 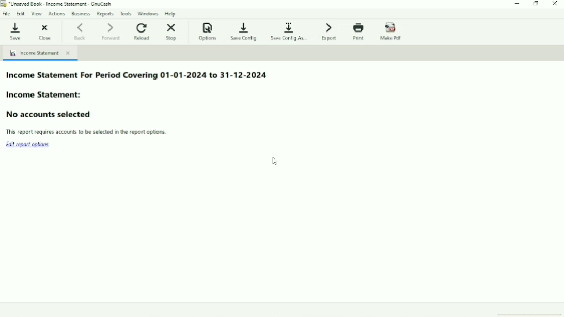 What do you see at coordinates (51, 113) in the screenshot?
I see `No accounts selected` at bounding box center [51, 113].